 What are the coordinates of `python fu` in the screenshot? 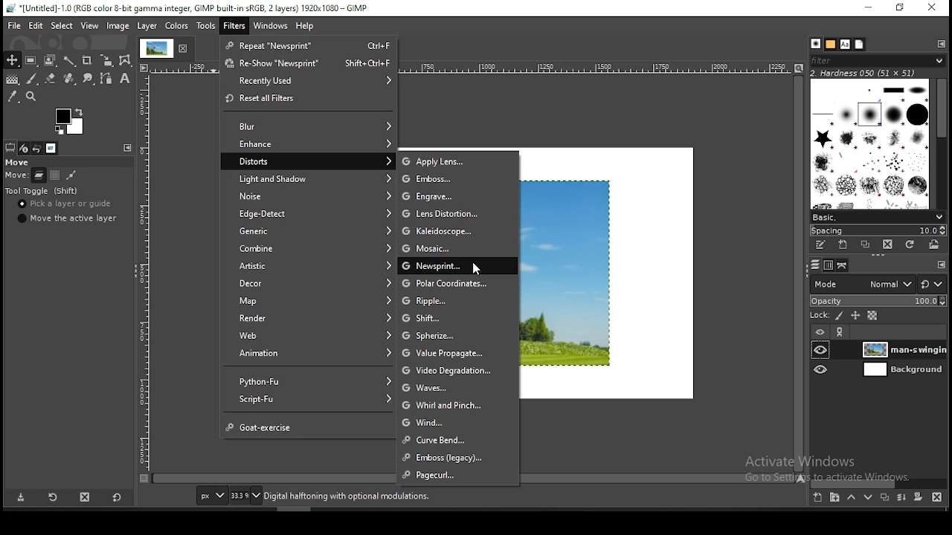 It's located at (309, 379).